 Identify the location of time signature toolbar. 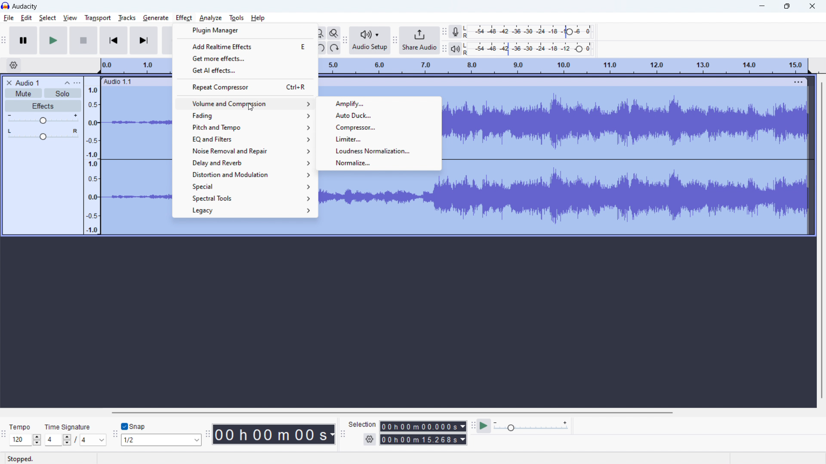
(4, 436).